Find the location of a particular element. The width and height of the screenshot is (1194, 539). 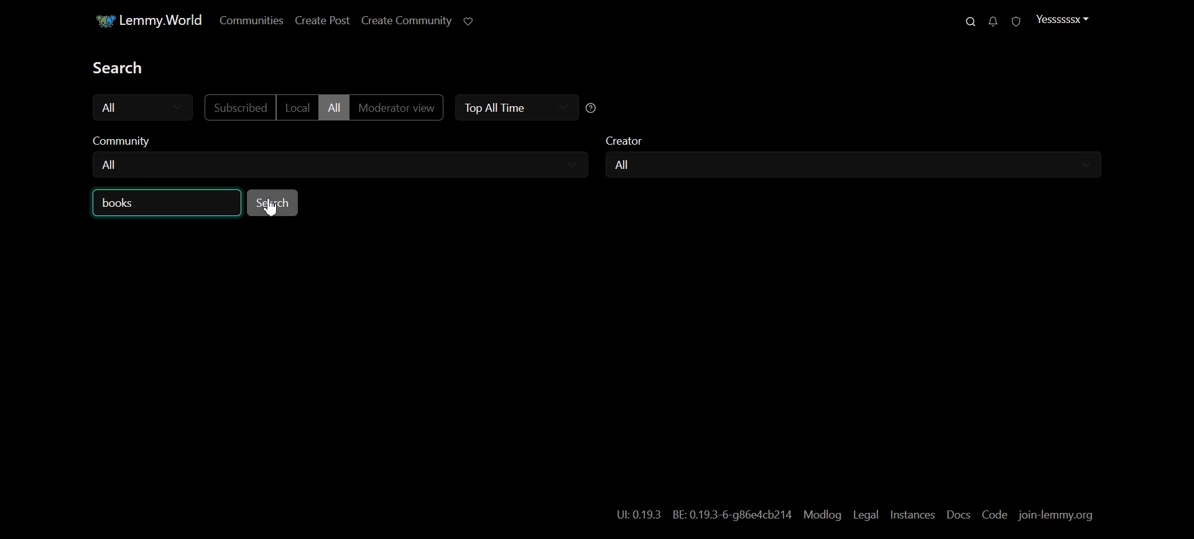

creator is located at coordinates (624, 138).